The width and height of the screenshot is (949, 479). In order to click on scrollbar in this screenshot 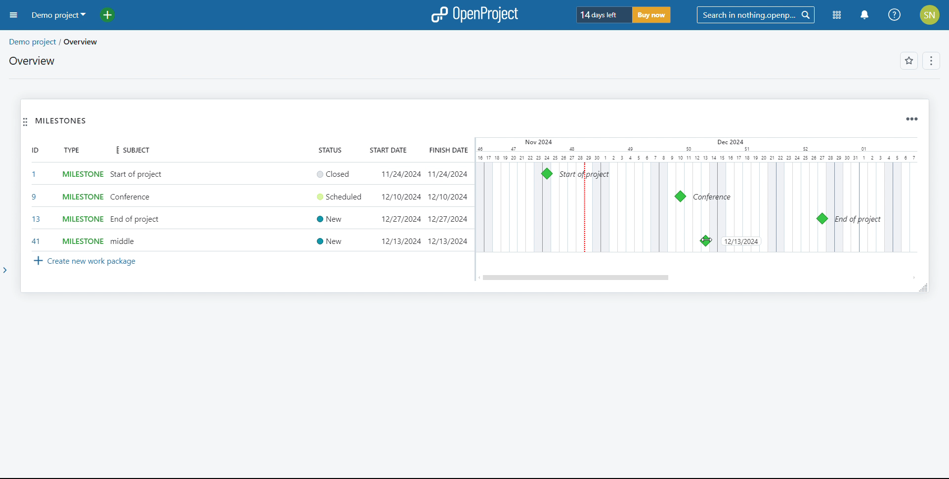, I will do `click(577, 278)`.